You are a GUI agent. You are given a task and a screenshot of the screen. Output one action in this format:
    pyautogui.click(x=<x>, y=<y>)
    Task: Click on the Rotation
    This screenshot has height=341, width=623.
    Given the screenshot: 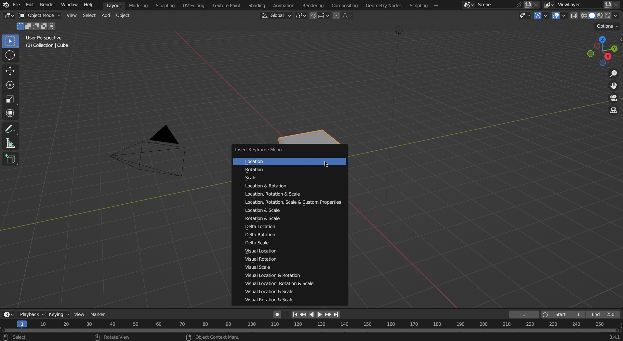 What is the action you would take?
    pyautogui.click(x=272, y=170)
    